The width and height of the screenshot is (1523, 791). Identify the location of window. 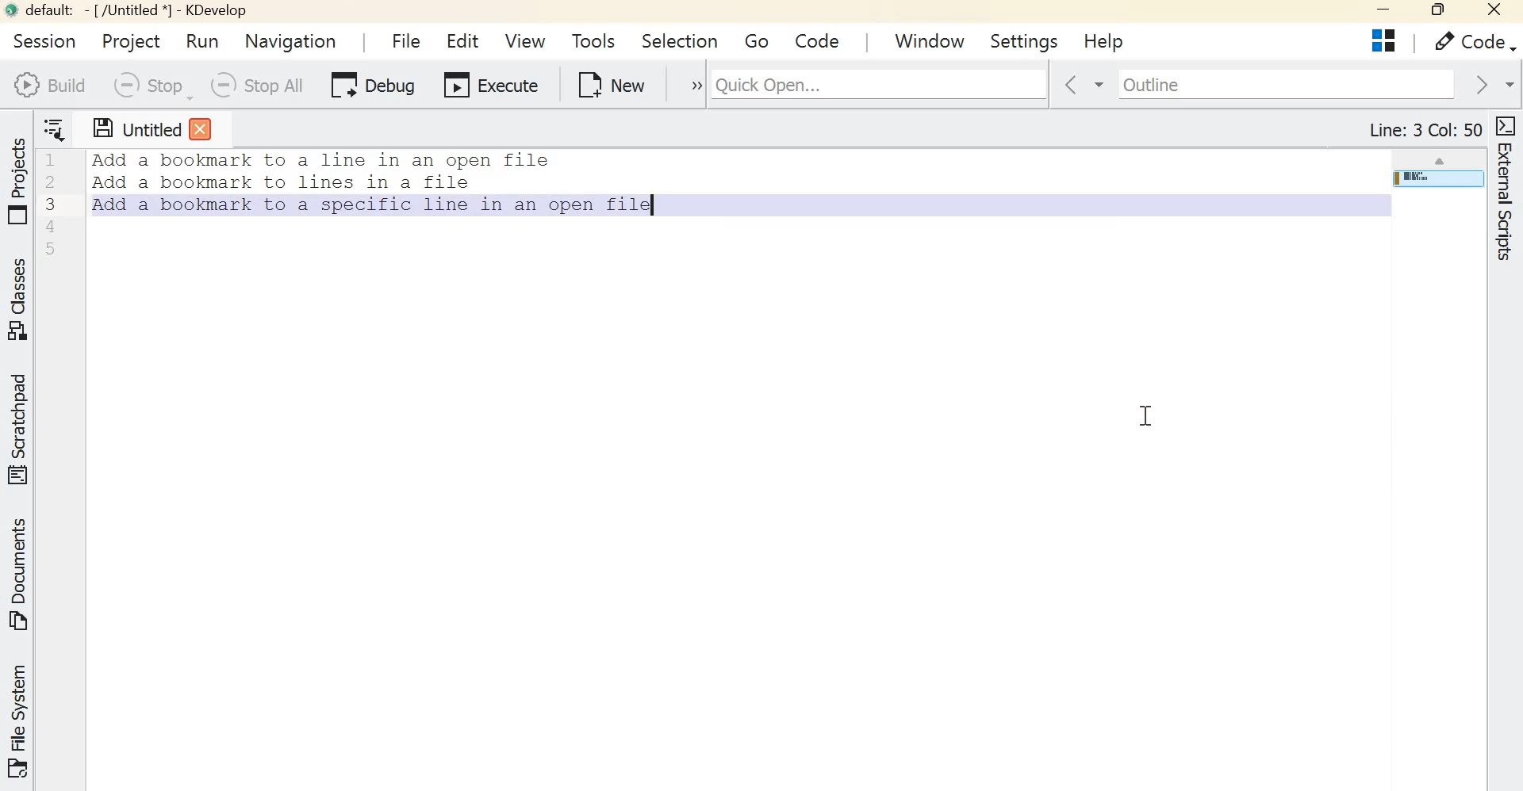
(930, 37).